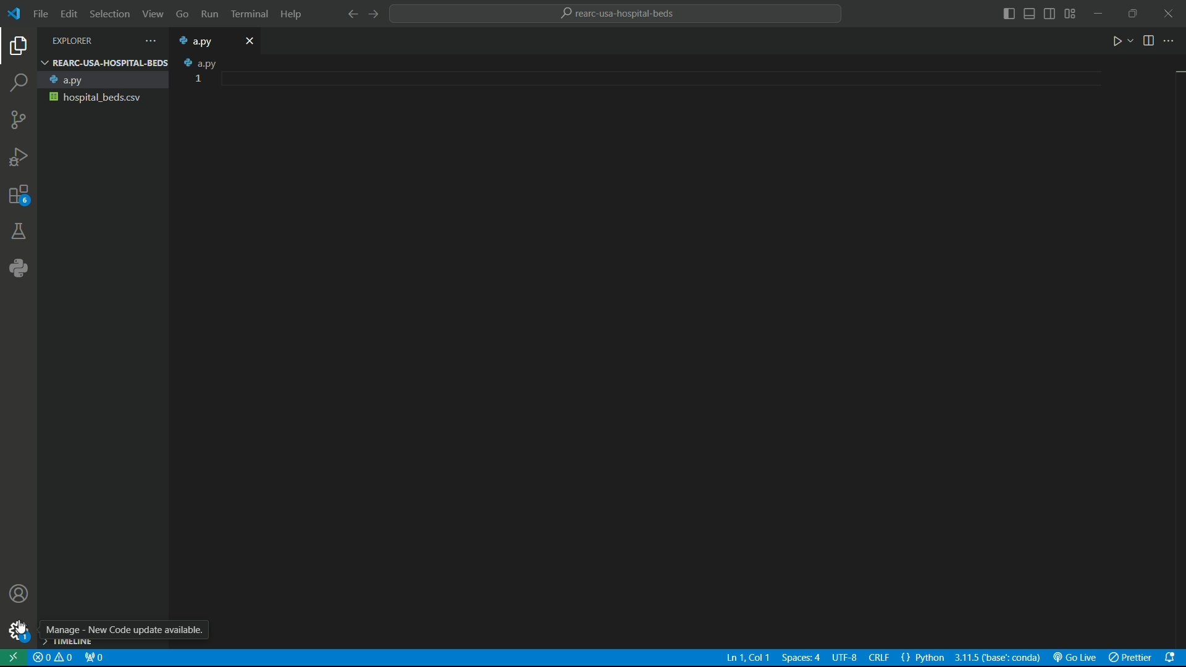 Image resolution: width=1186 pixels, height=667 pixels. What do you see at coordinates (150, 14) in the screenshot?
I see `view menu` at bounding box center [150, 14].